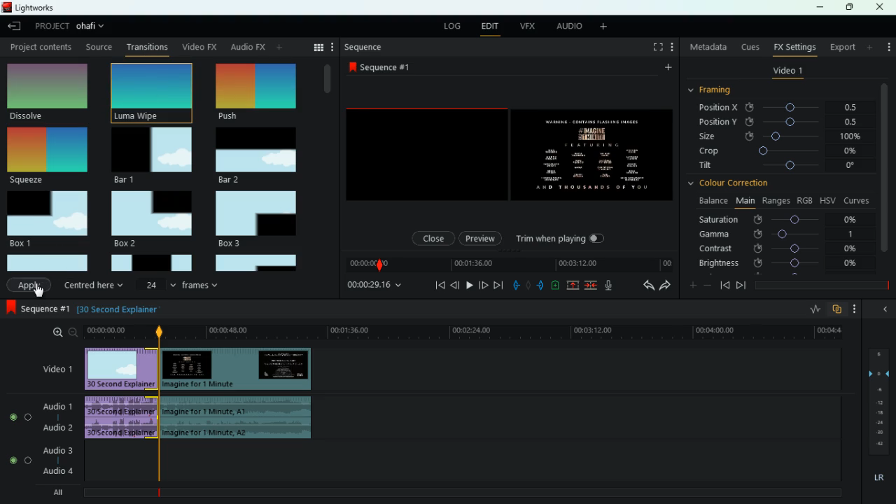 The image size is (896, 504). I want to click on centered here, so click(96, 284).